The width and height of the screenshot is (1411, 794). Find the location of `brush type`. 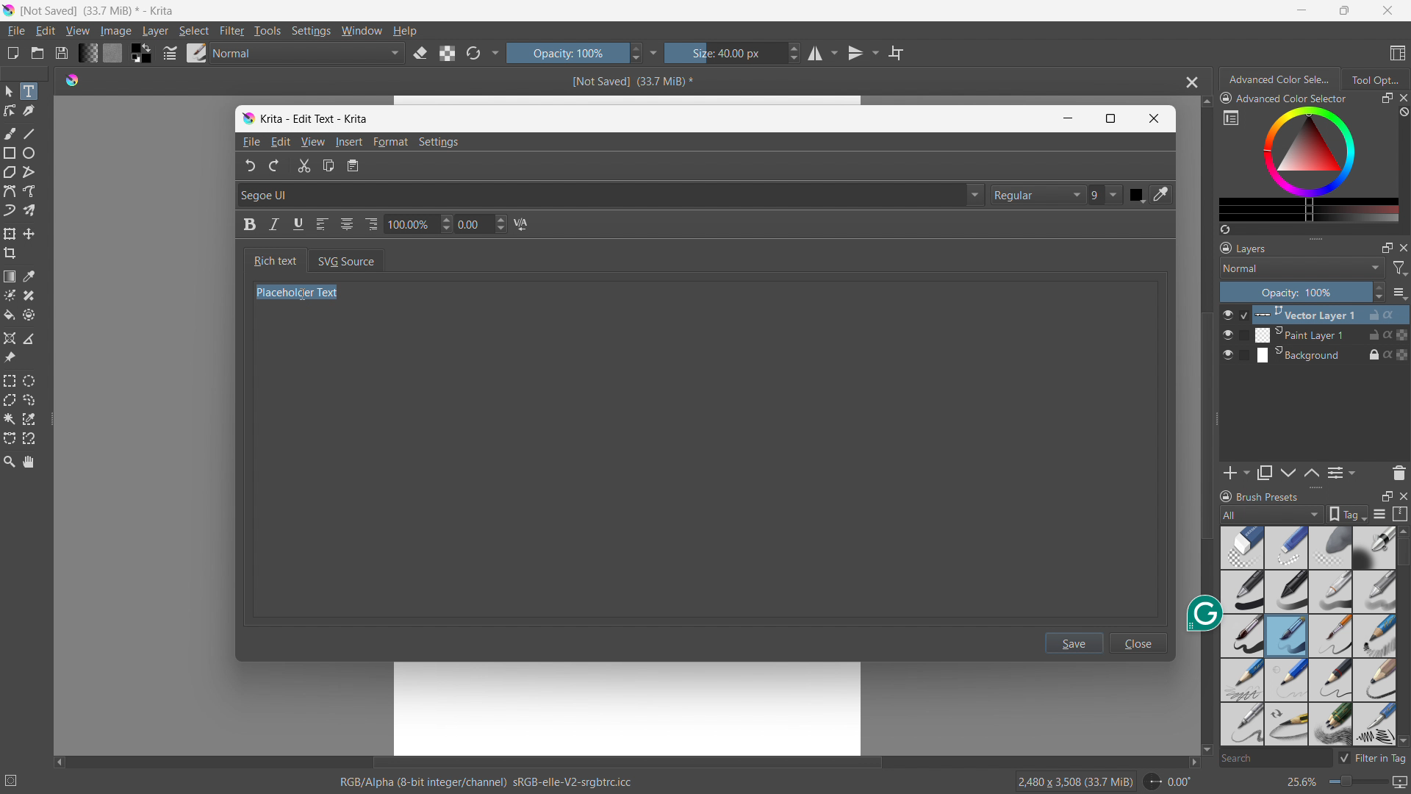

brush type is located at coordinates (1273, 514).